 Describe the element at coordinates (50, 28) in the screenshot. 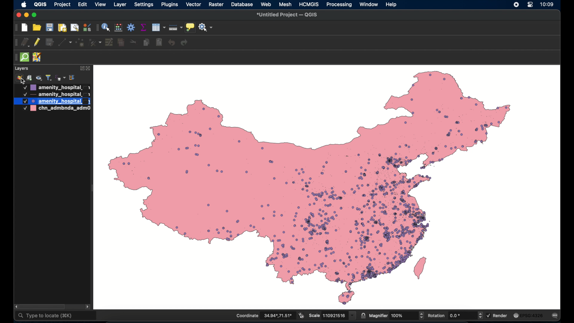

I see `save project` at that location.